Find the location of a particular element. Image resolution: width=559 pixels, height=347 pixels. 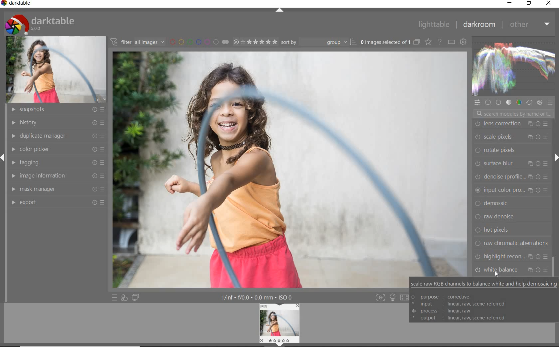

quick access for applying any of your styles is located at coordinates (124, 298).